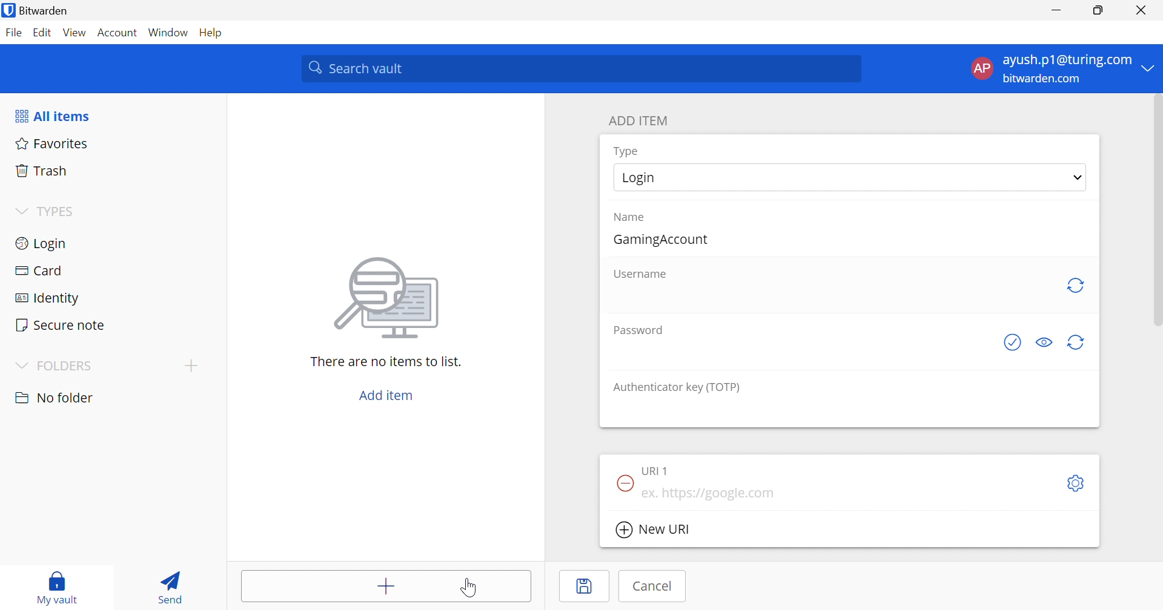  Describe the element at coordinates (1156, 214) in the screenshot. I see `scrollbar` at that location.